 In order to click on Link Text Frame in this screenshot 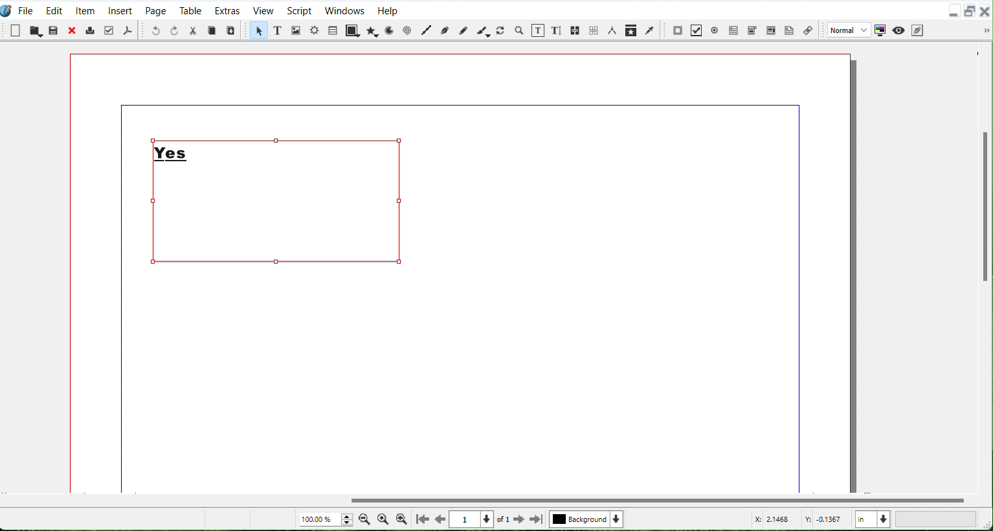, I will do `click(576, 29)`.